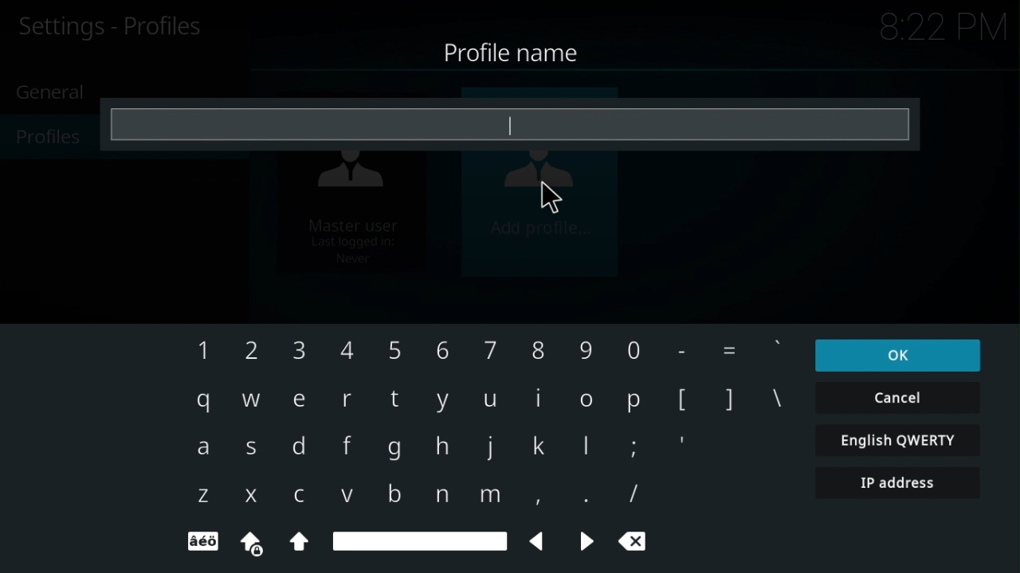 Image resolution: width=1020 pixels, height=573 pixels. Describe the element at coordinates (899, 439) in the screenshot. I see `english QWERTY` at that location.